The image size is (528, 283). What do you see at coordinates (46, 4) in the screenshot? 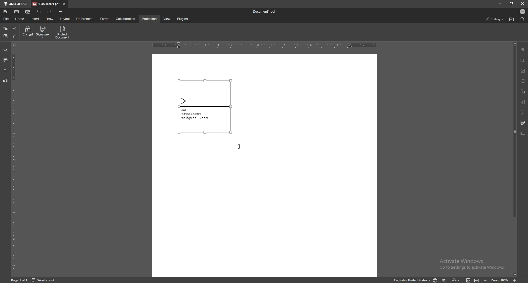
I see `tab` at bounding box center [46, 4].